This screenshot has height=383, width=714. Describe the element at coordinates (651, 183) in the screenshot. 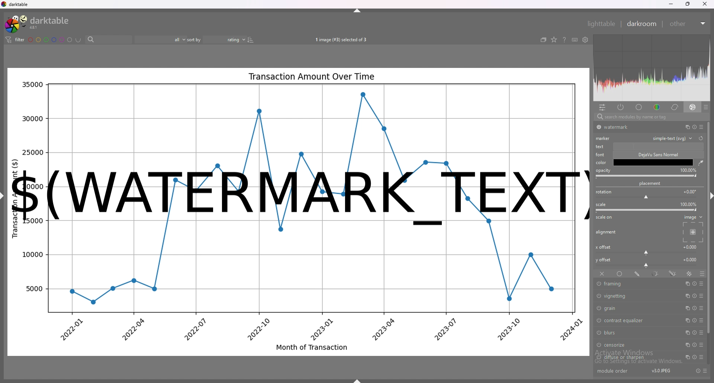

I see `placement` at that location.